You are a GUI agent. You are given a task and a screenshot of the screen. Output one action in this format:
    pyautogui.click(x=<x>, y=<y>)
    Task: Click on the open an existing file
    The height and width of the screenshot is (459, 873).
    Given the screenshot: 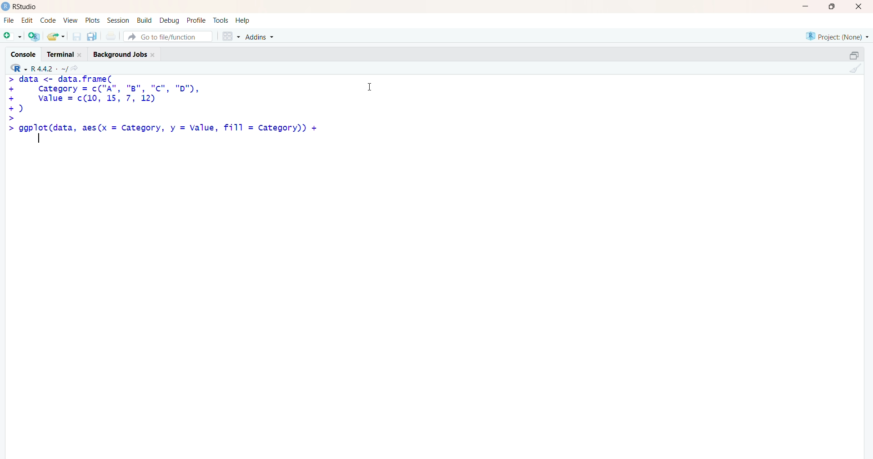 What is the action you would take?
    pyautogui.click(x=55, y=36)
    